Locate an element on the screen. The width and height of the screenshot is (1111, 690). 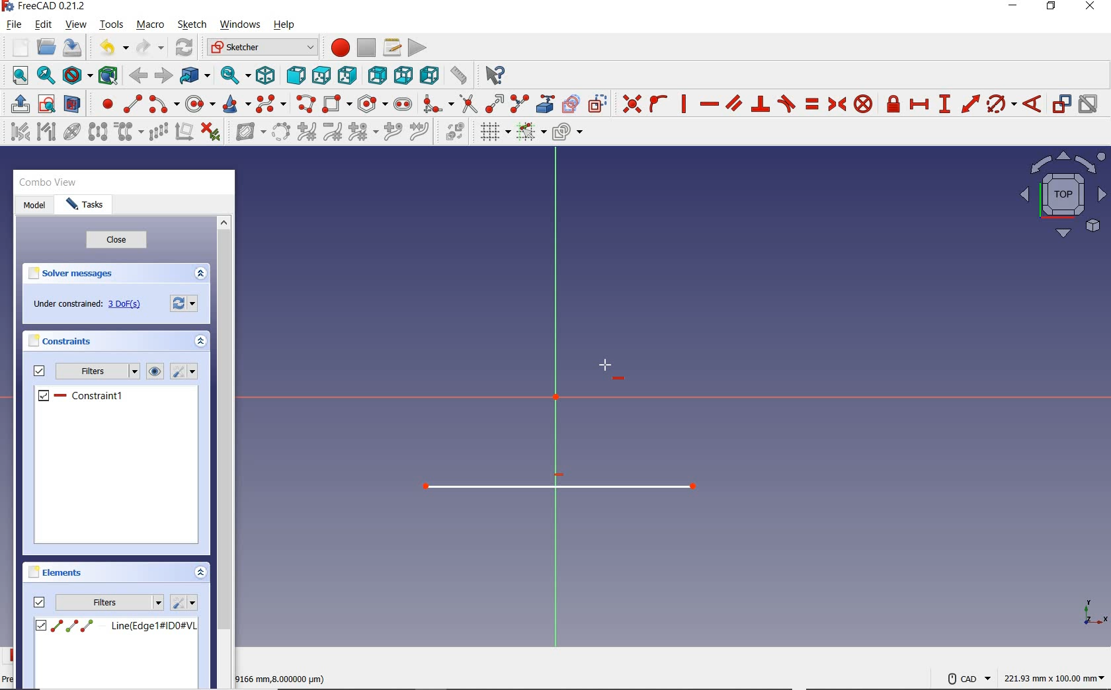
REAR is located at coordinates (376, 77).